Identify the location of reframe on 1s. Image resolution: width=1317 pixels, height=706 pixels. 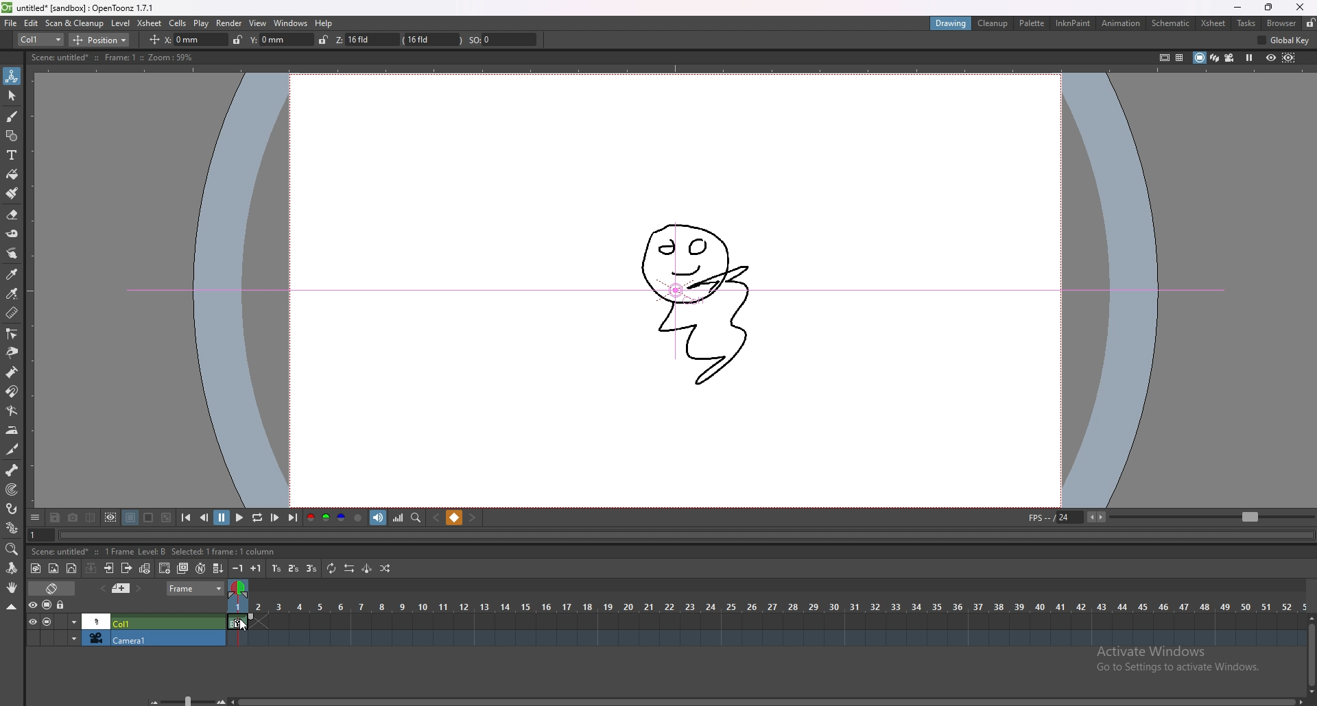
(276, 569).